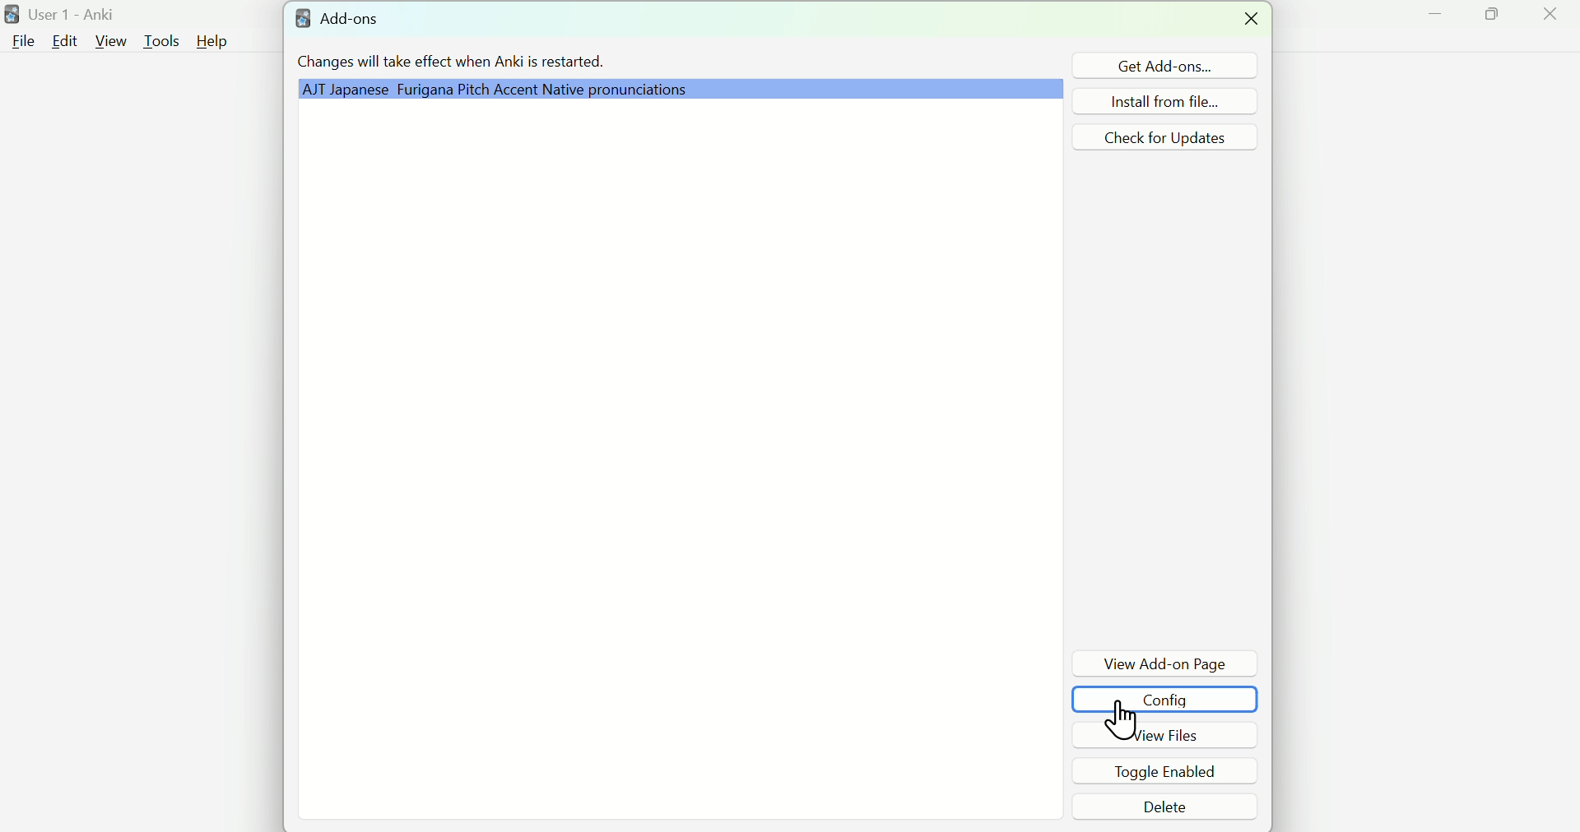  Describe the element at coordinates (1164, 702) in the screenshot. I see `Config` at that location.